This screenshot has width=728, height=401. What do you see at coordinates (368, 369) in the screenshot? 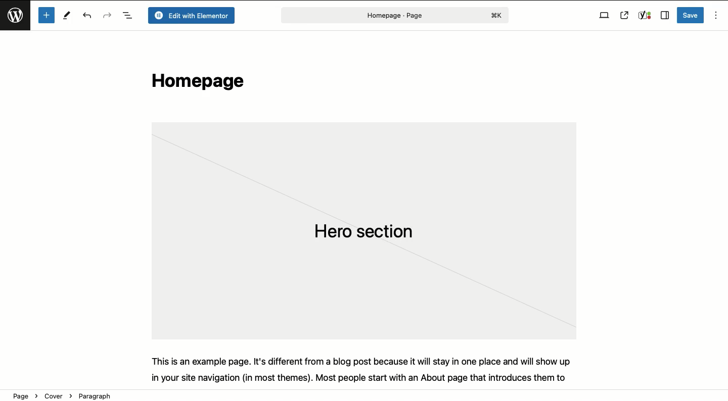
I see `This is an example page. It's different from a blog post because it will stay in one place and will show up
in your site navigation (in most themes). Most people start with an About page that introduces them to` at bounding box center [368, 369].